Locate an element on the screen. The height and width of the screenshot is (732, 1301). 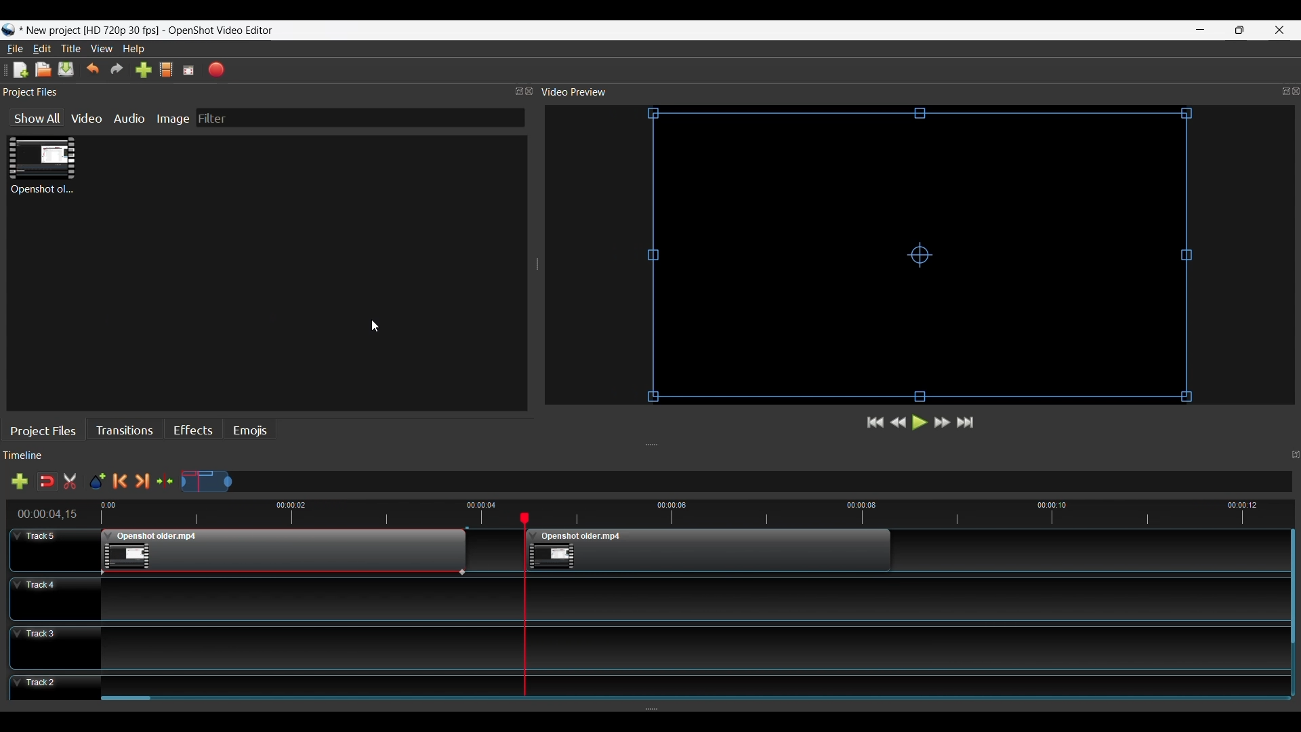
Image is located at coordinates (175, 118).